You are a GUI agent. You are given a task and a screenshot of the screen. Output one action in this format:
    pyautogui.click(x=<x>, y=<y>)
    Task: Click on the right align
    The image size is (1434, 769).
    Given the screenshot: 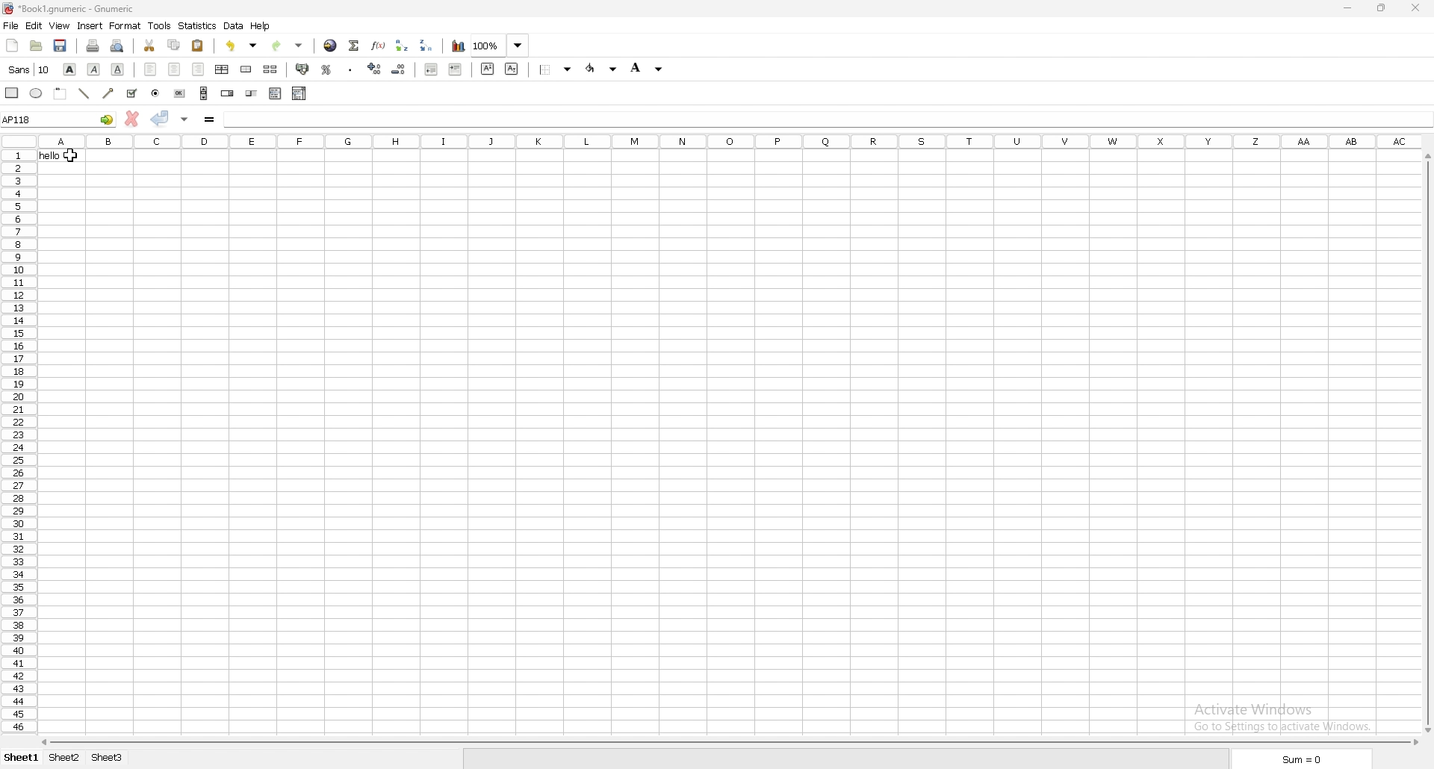 What is the action you would take?
    pyautogui.click(x=200, y=70)
    